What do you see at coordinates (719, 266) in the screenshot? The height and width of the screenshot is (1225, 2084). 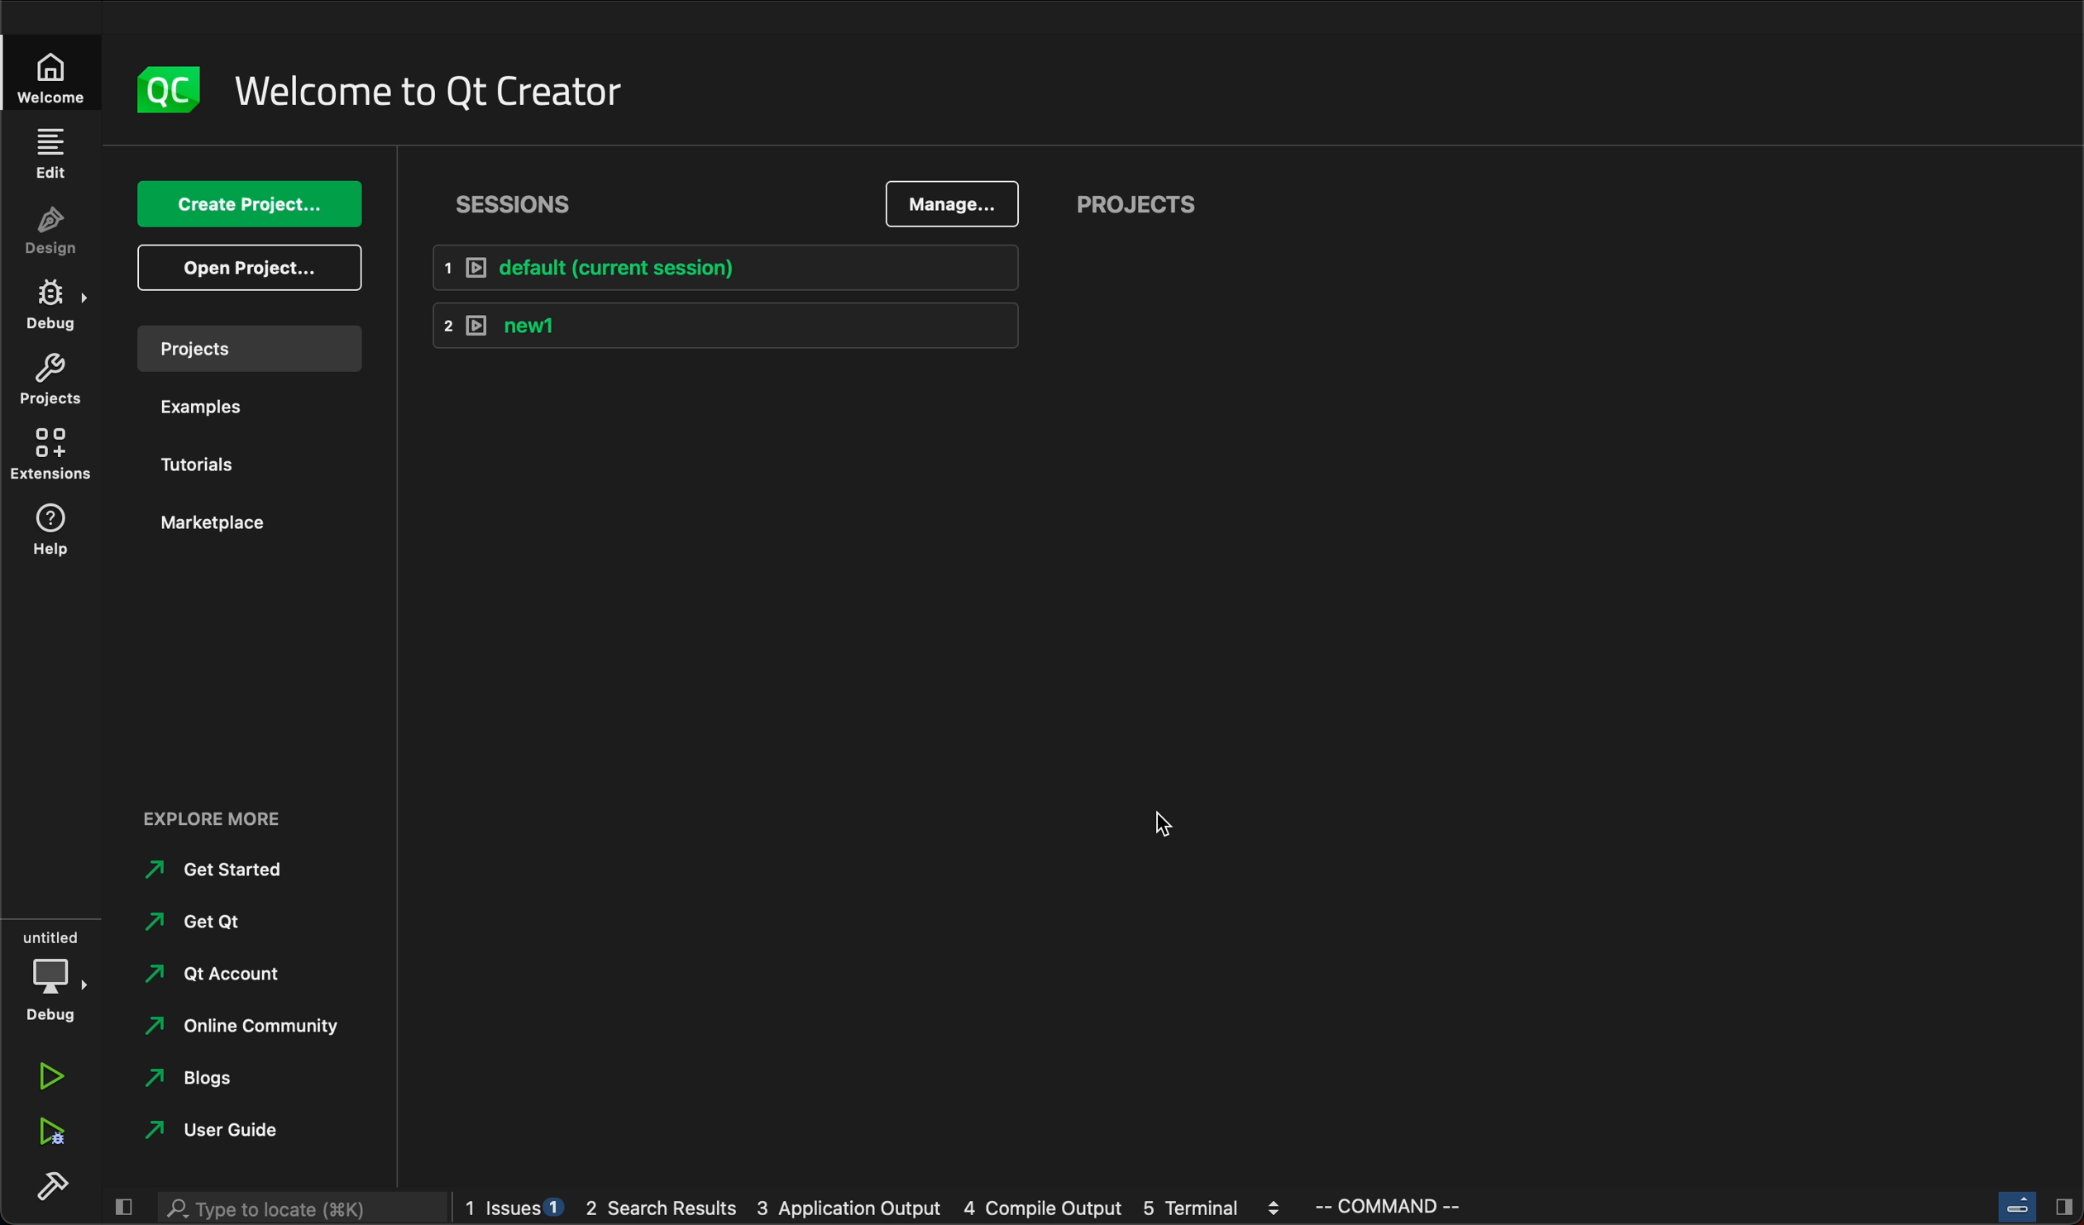 I see `default` at bounding box center [719, 266].